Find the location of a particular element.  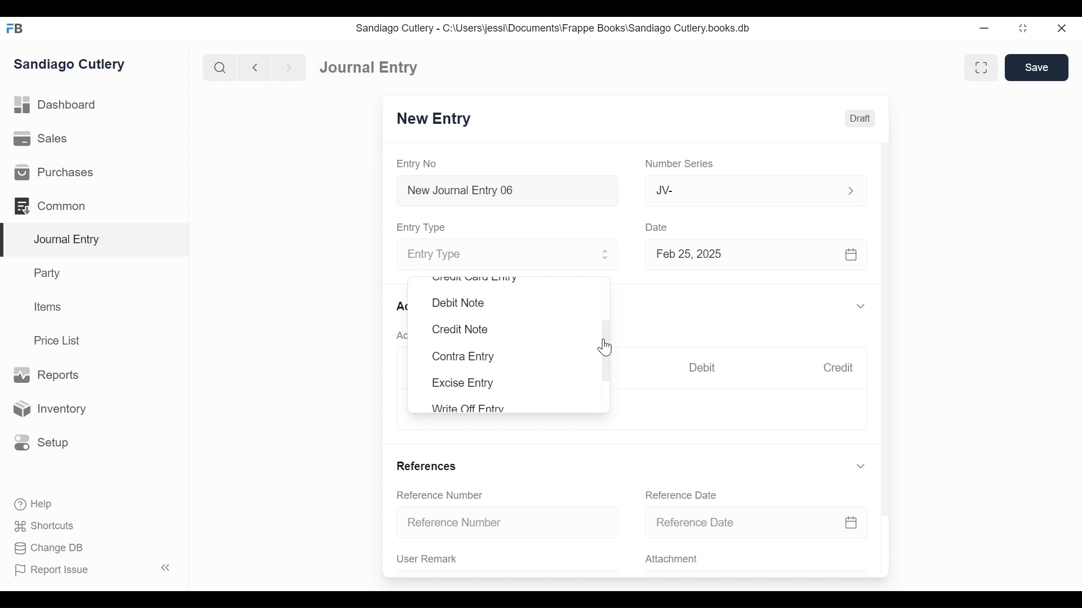

References is located at coordinates (426, 466).